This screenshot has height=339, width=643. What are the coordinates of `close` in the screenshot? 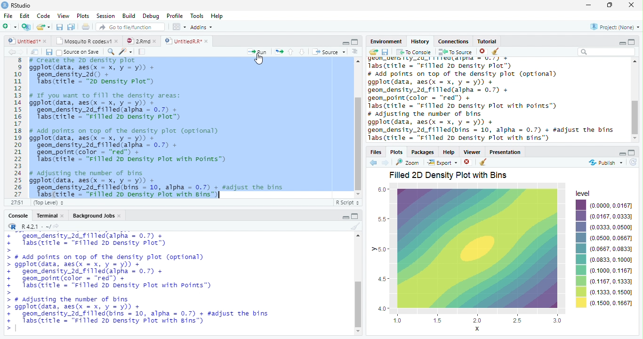 It's located at (121, 217).